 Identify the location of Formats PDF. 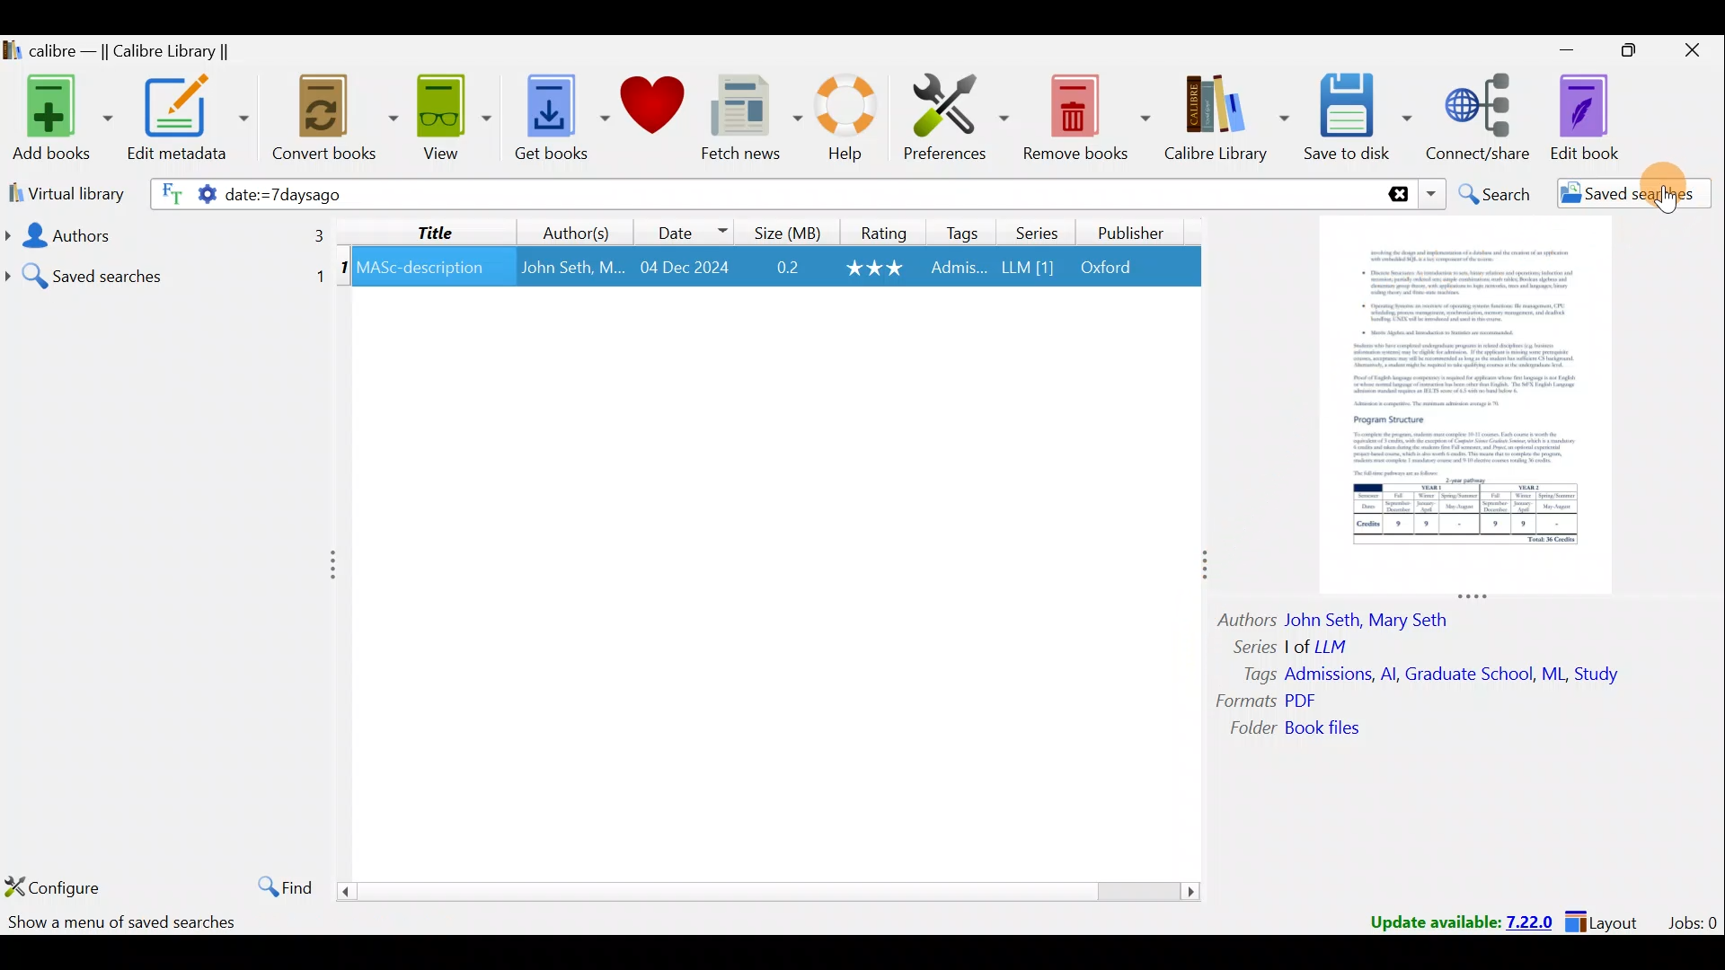
(1267, 701).